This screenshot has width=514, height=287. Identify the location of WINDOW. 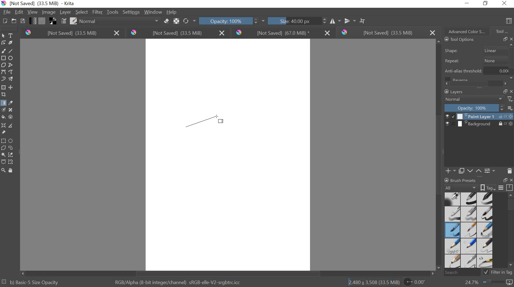
(153, 12).